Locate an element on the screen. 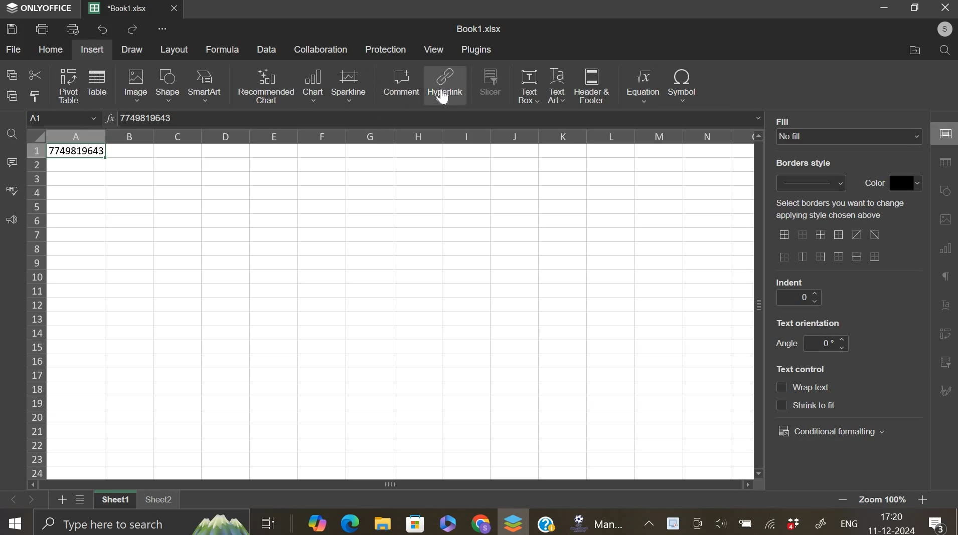 Image resolution: width=958 pixels, height=535 pixels. redo is located at coordinates (132, 30).